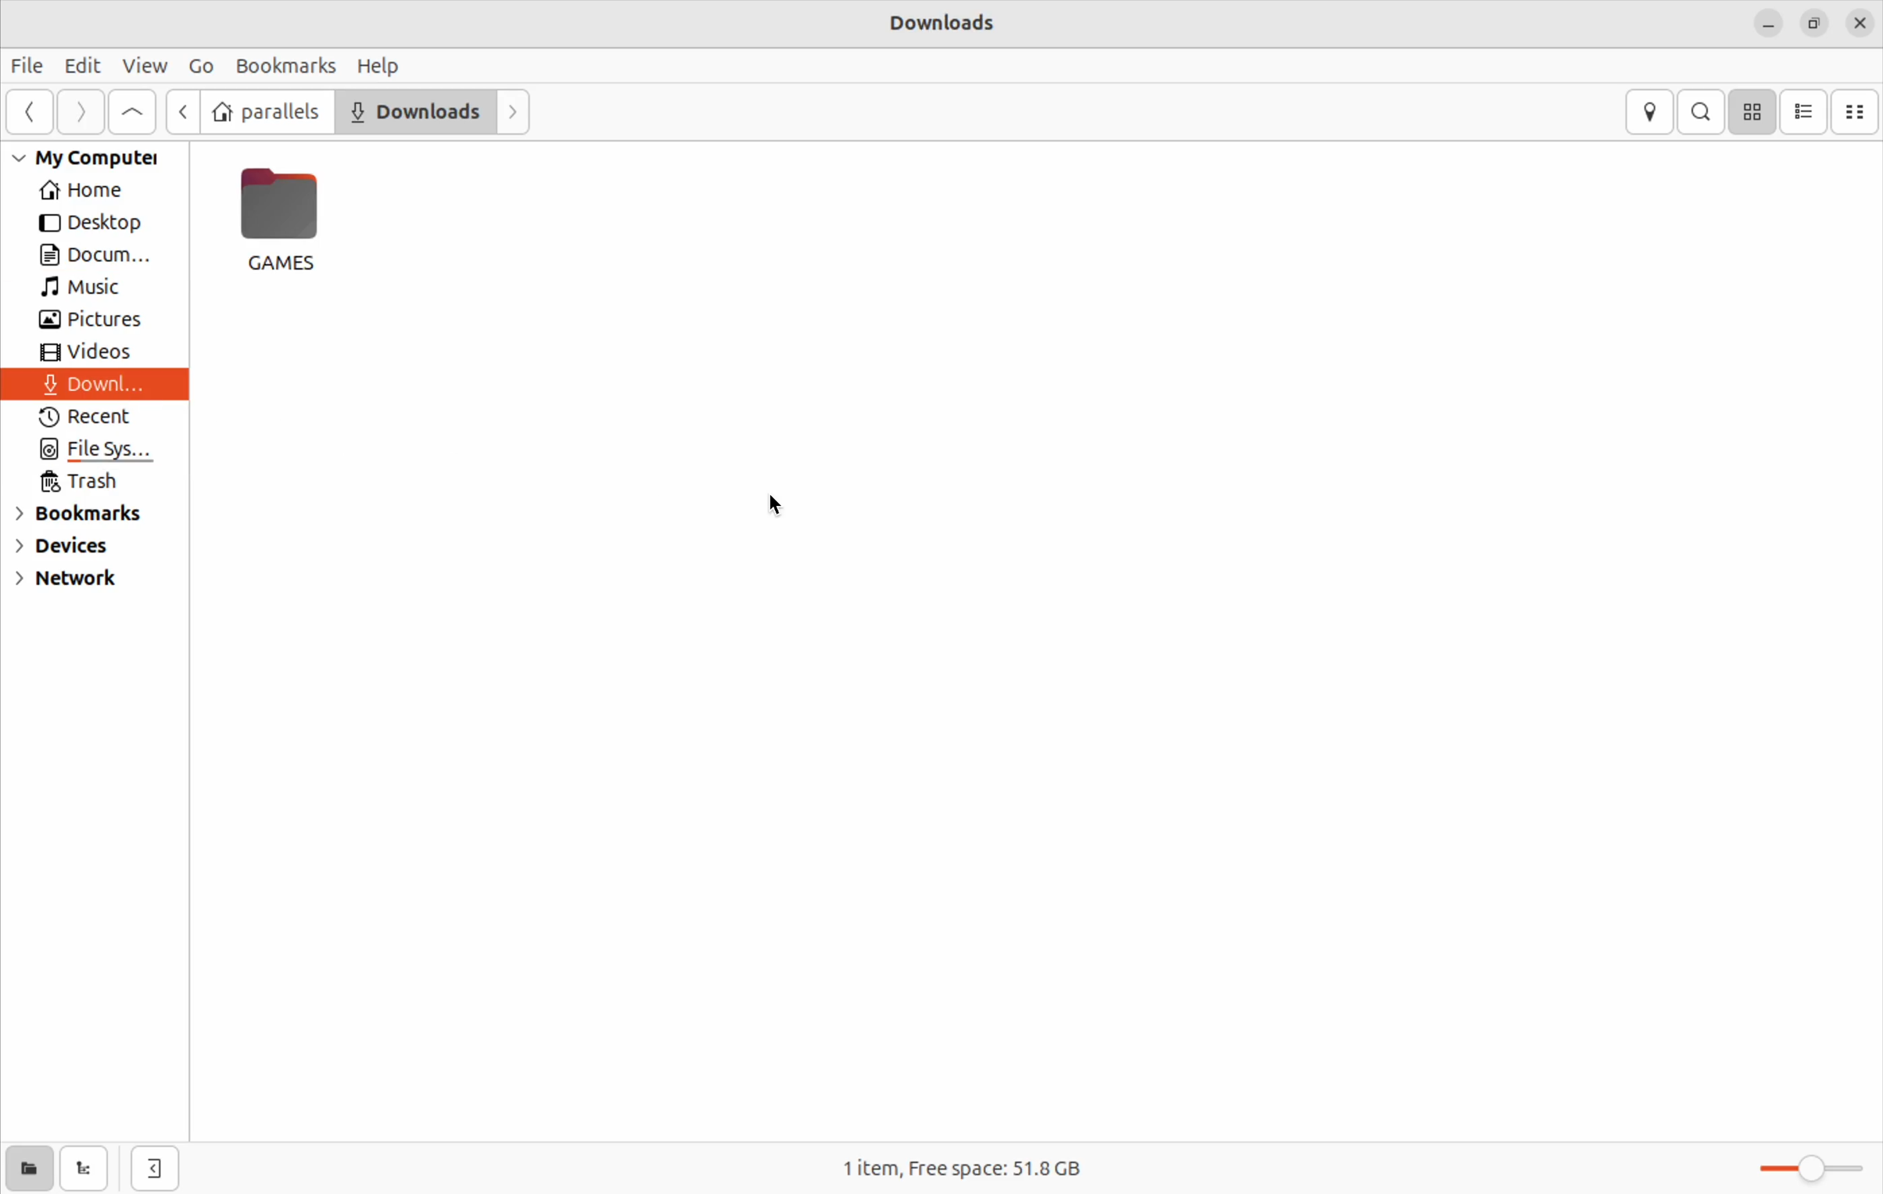 The height and width of the screenshot is (1194, 1883). What do you see at coordinates (83, 548) in the screenshot?
I see `devices` at bounding box center [83, 548].